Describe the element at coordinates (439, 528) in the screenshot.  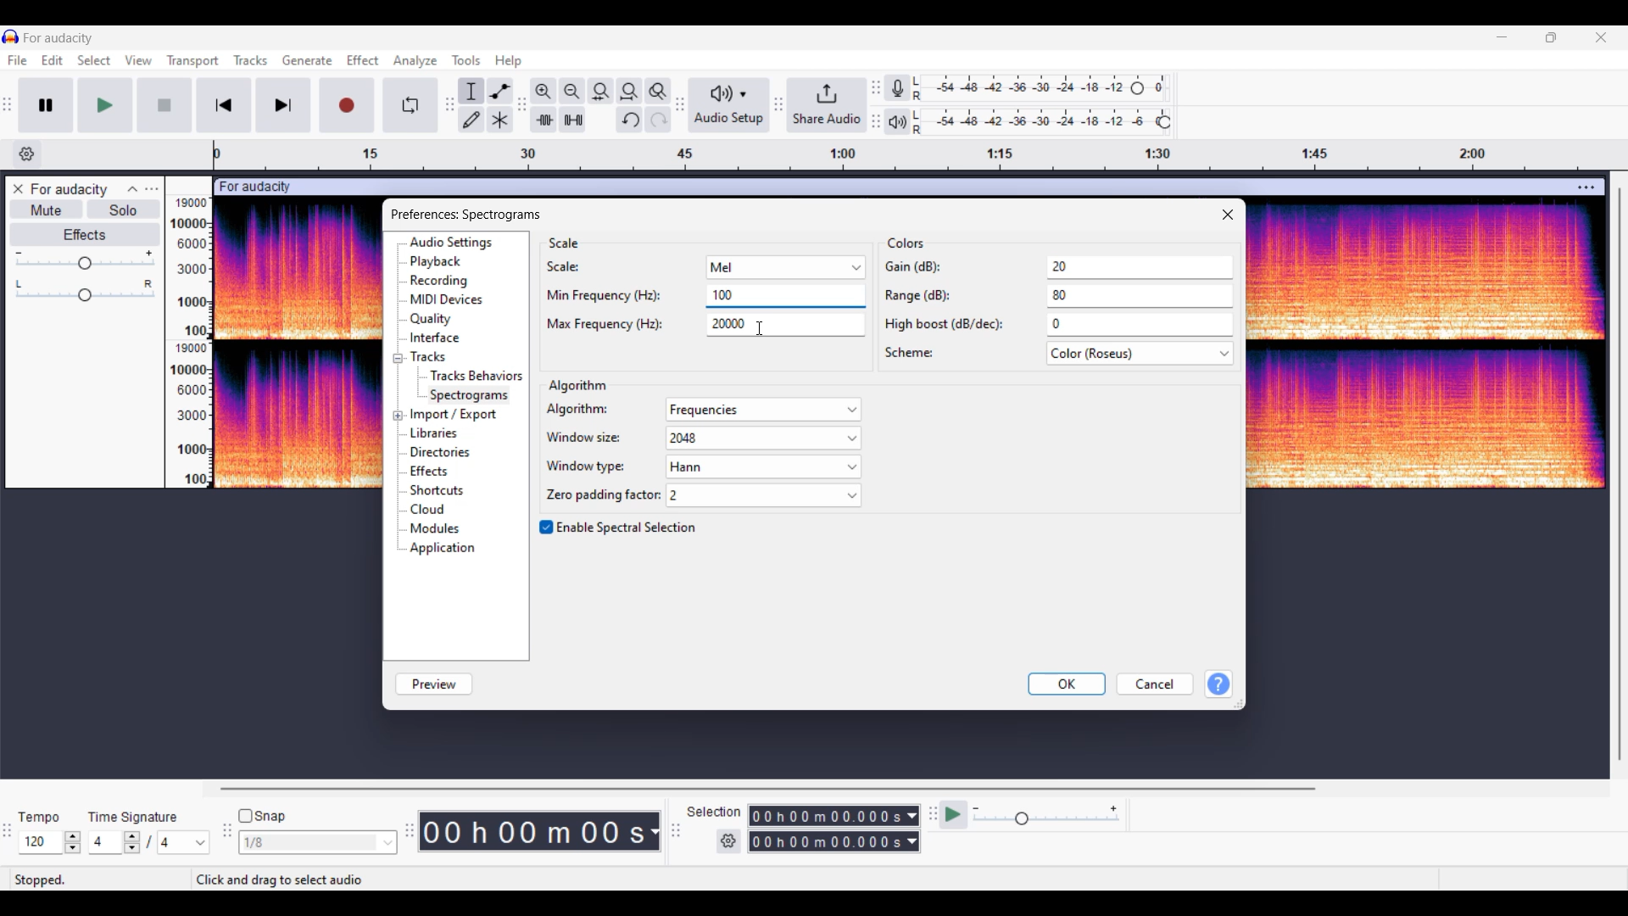
I see `modules` at that location.